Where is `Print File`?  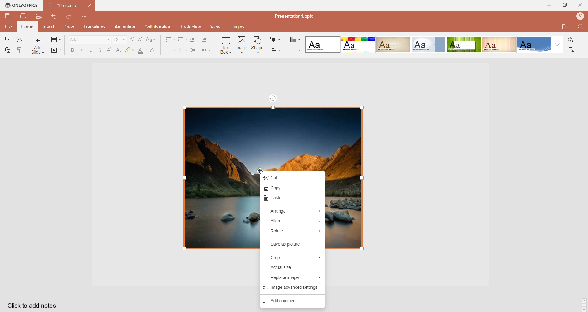 Print File is located at coordinates (23, 16).